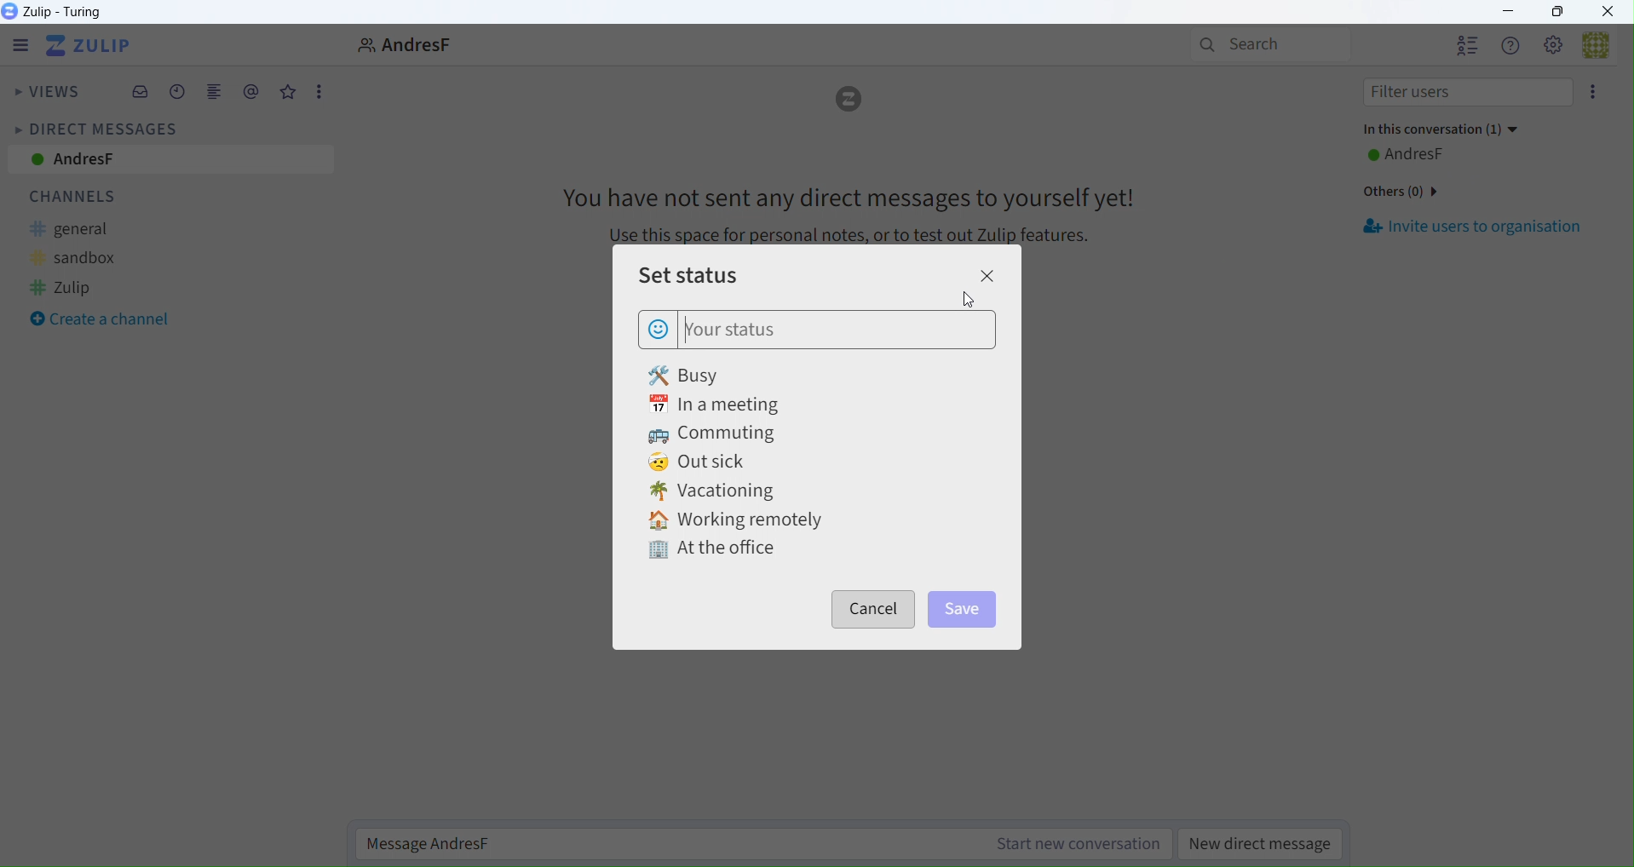 Image resolution: width=1634 pixels, height=867 pixels. I want to click on Views, so click(47, 94).